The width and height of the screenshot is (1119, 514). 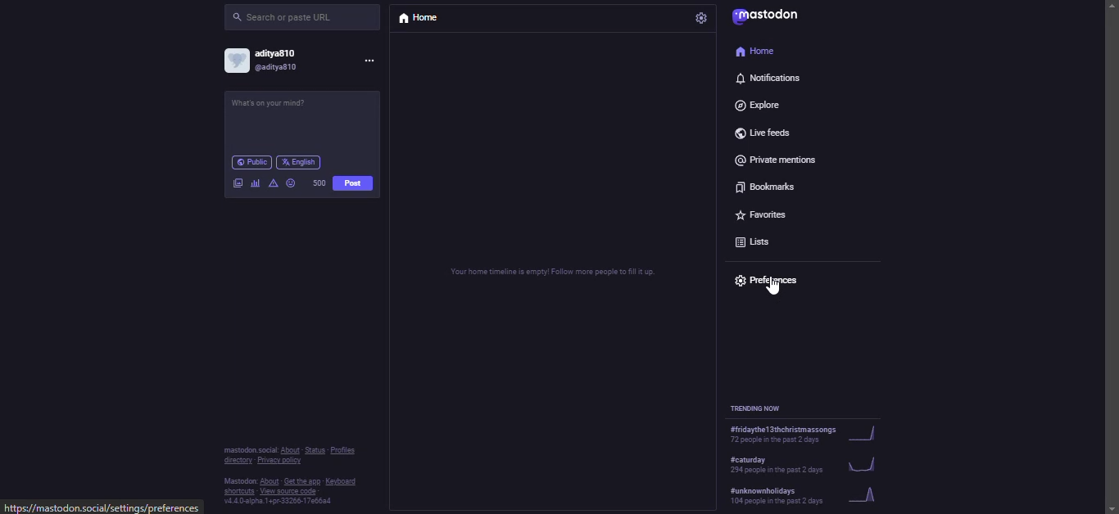 What do you see at coordinates (783, 157) in the screenshot?
I see `private mentions` at bounding box center [783, 157].